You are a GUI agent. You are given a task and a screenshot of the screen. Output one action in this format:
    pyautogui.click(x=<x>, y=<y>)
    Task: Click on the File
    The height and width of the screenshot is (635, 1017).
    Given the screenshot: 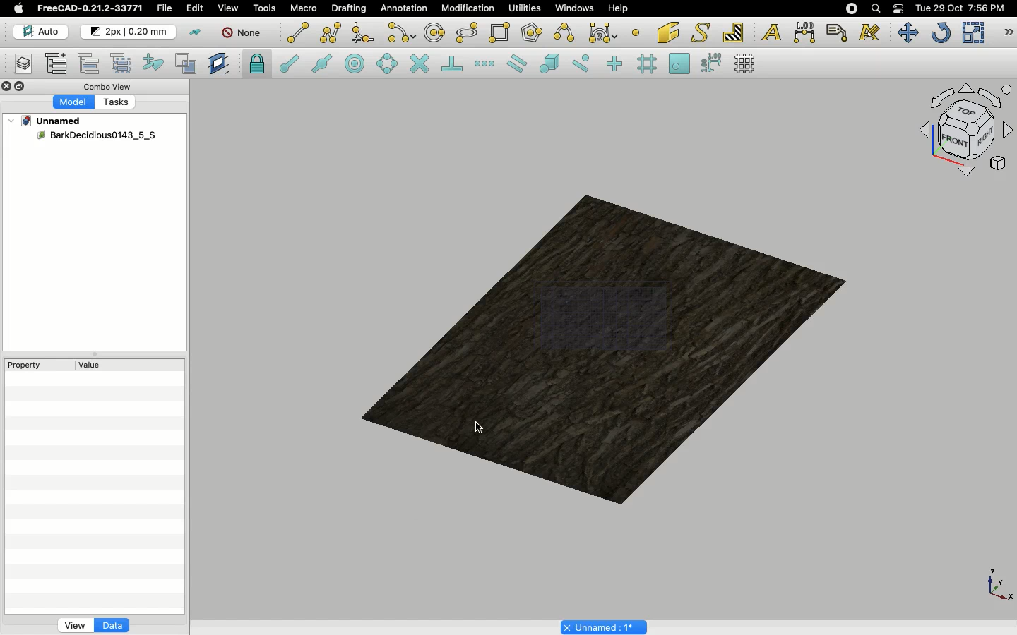 What is the action you would take?
    pyautogui.click(x=165, y=8)
    